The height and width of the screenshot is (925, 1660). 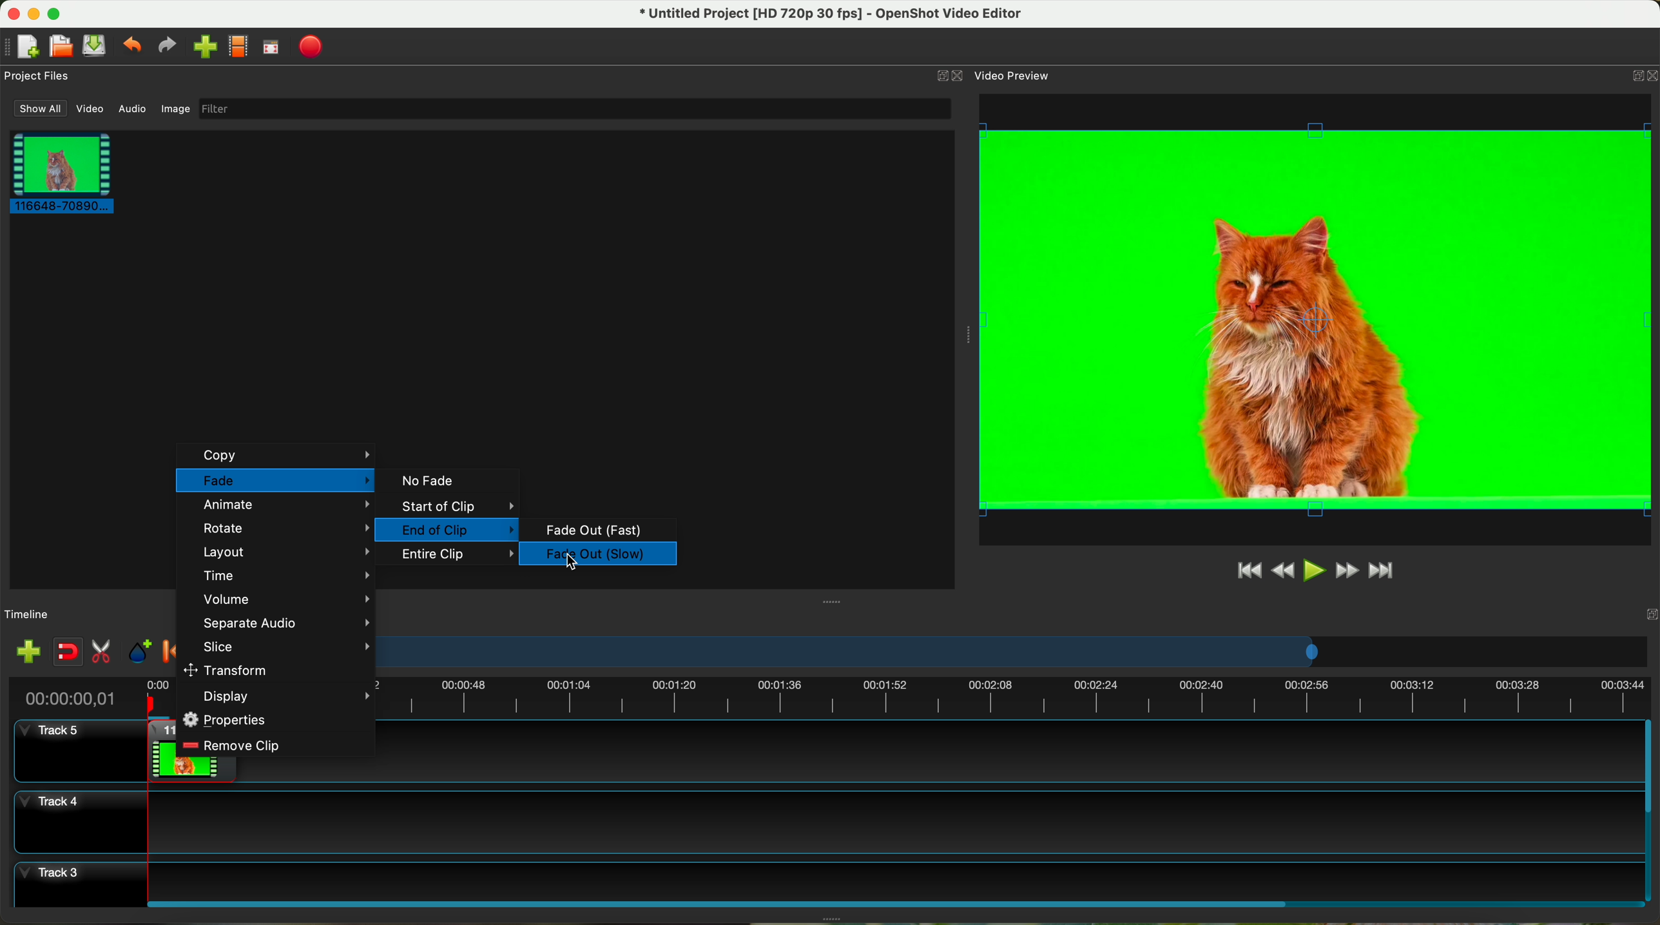 I want to click on click on end of clip, so click(x=447, y=531).